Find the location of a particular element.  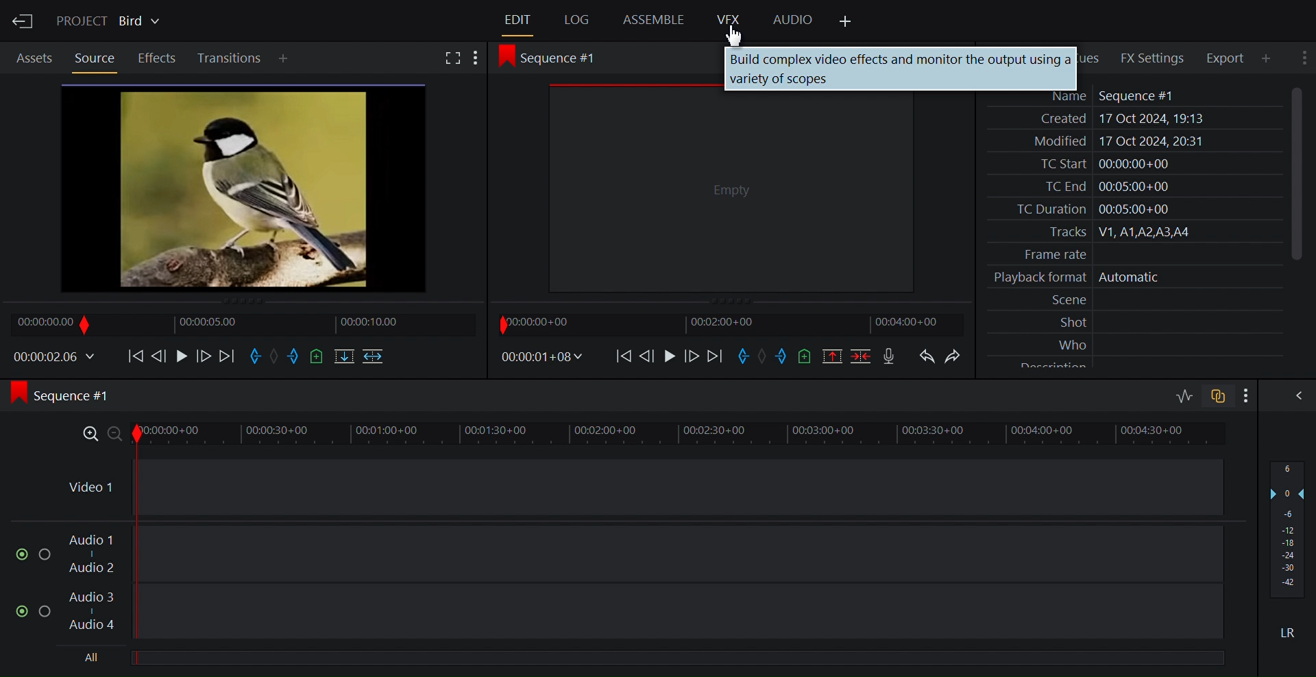

Clear marks is located at coordinates (763, 356).